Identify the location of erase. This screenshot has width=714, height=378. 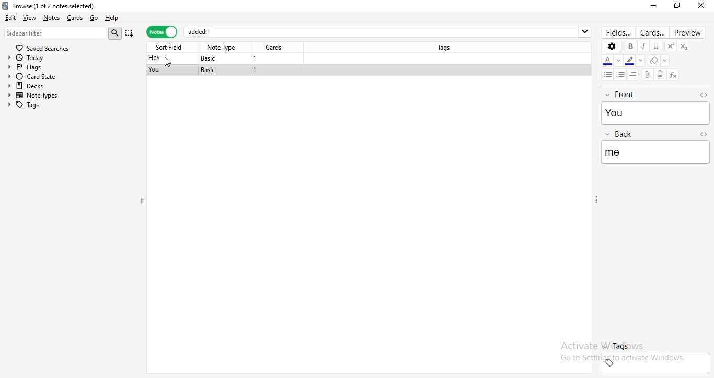
(659, 61).